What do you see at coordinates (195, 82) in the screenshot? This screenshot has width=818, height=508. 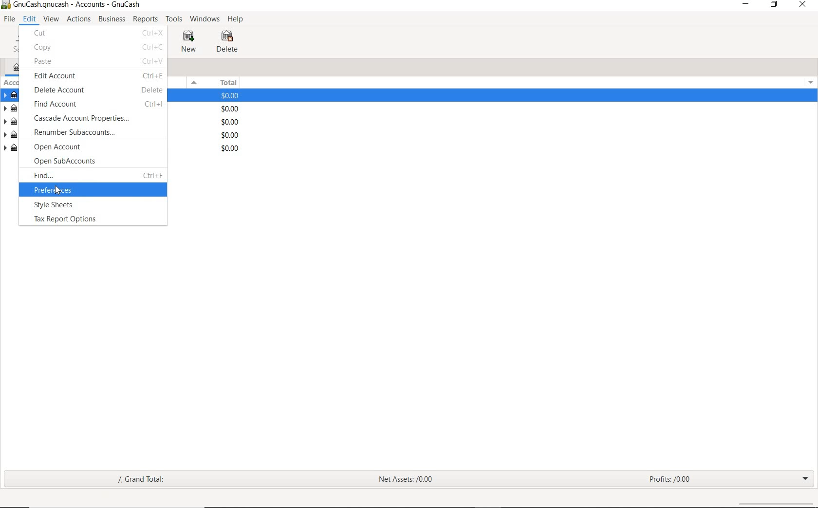 I see `Menu` at bounding box center [195, 82].